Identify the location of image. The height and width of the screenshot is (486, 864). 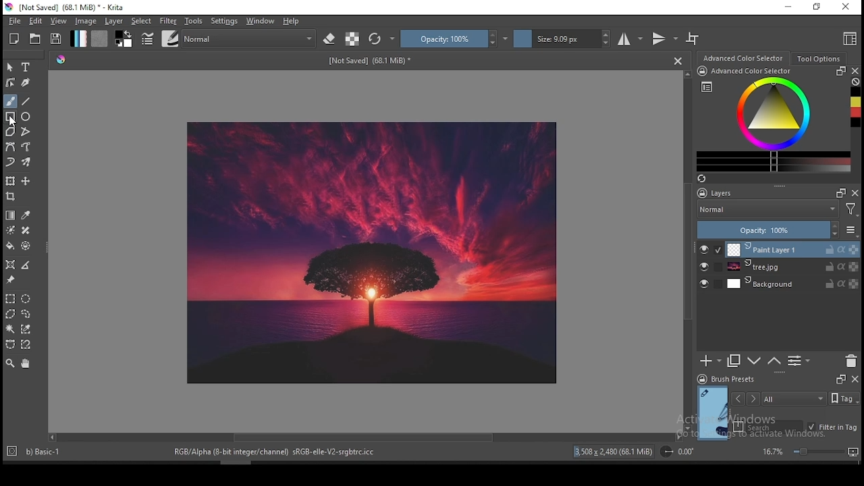
(87, 22).